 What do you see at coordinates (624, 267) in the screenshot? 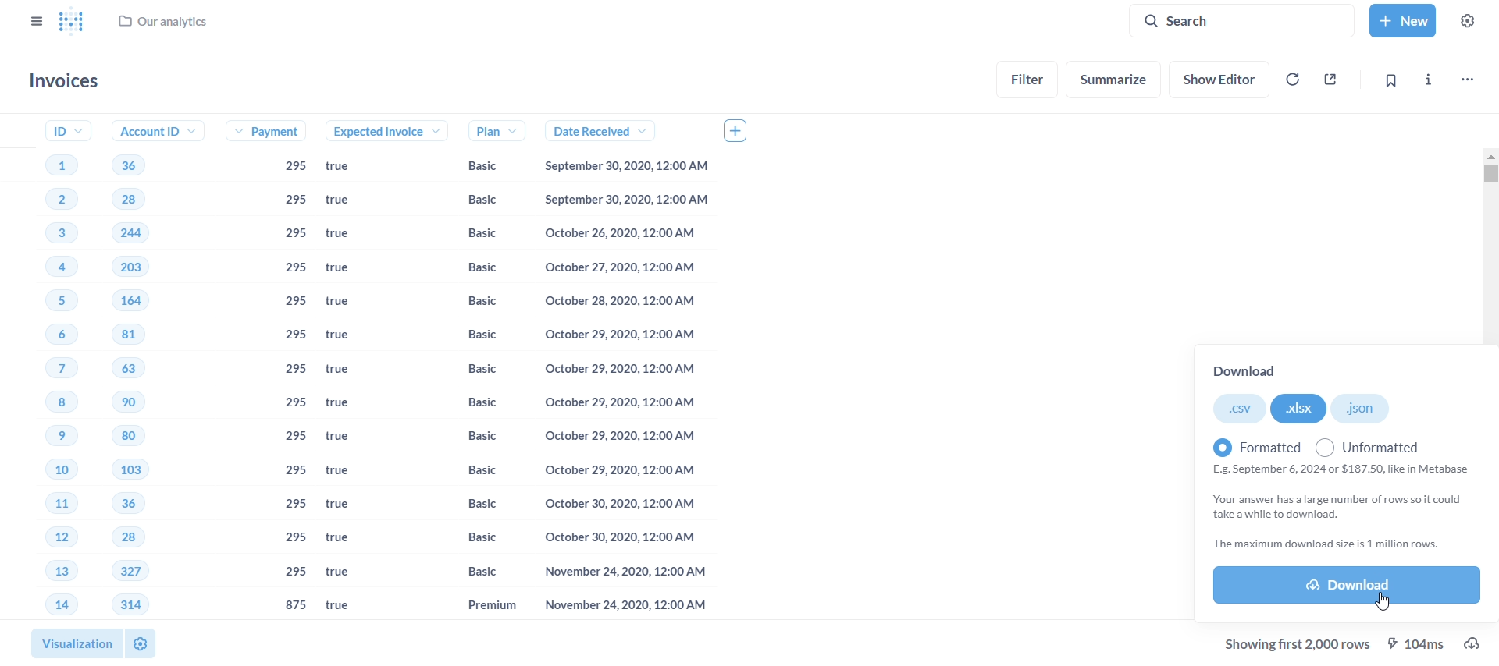
I see `October 27,2020, 12:00 AM` at bounding box center [624, 267].